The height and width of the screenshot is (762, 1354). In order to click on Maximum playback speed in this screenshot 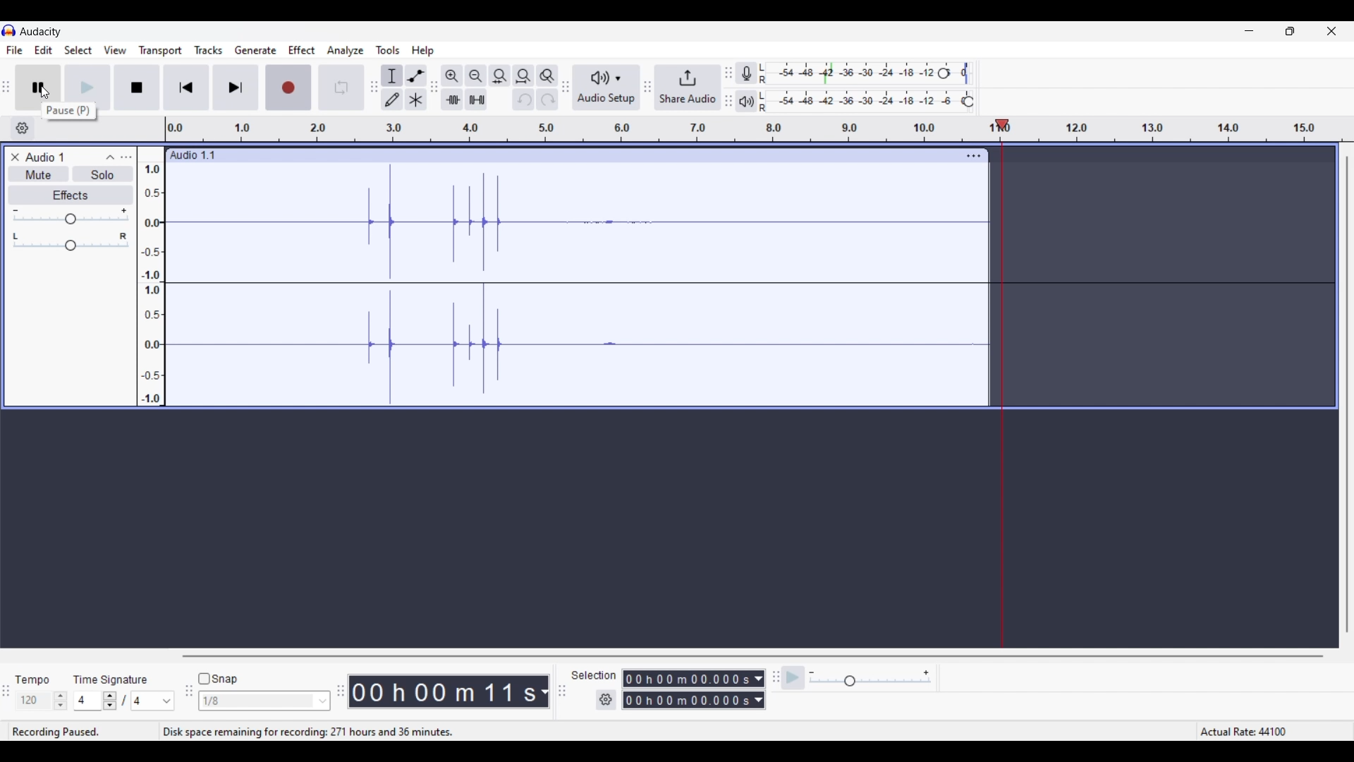, I will do `click(926, 673)`.